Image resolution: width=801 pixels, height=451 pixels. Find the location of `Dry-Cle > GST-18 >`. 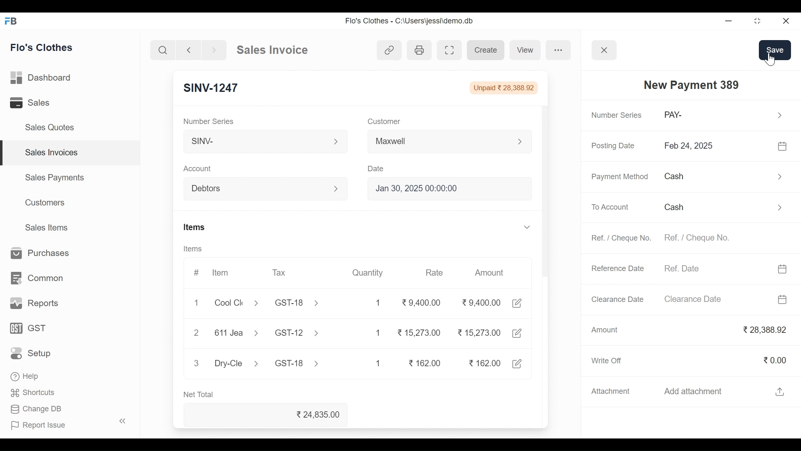

Dry-Cle > GST-18 > is located at coordinates (267, 363).